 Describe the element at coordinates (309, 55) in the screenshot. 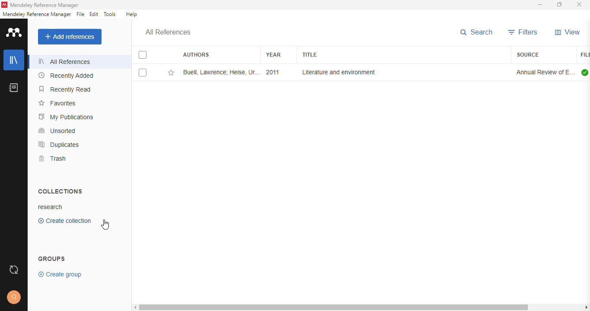

I see `title` at that location.